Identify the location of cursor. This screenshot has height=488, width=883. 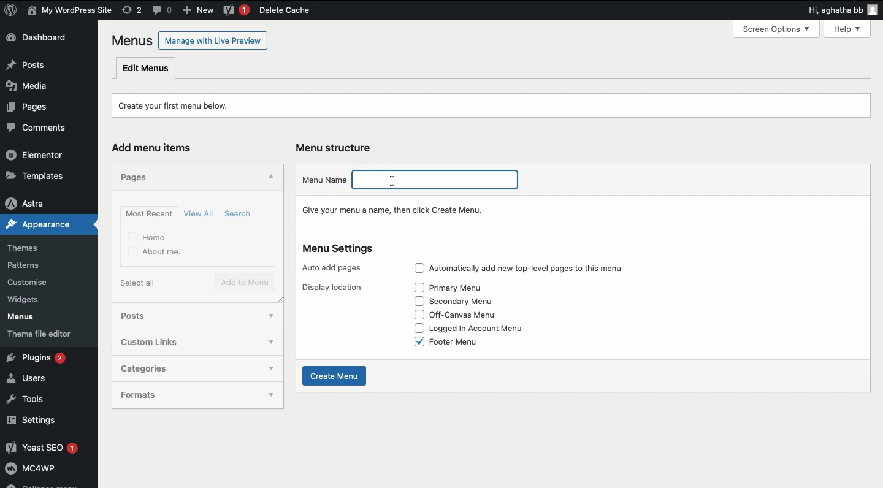
(394, 180).